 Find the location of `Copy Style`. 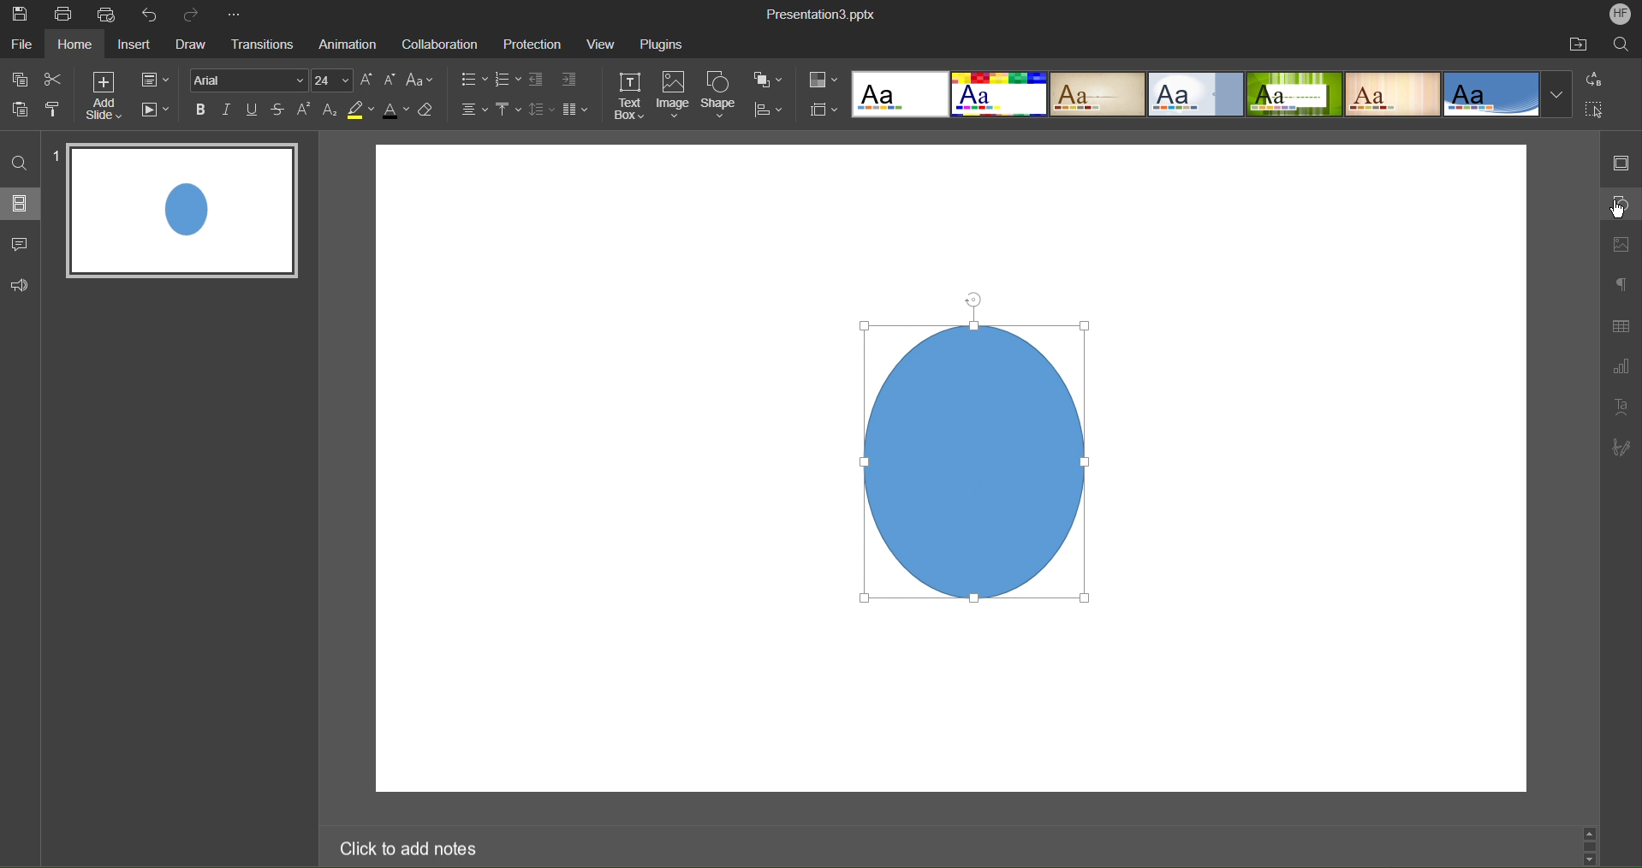

Copy Style is located at coordinates (54, 110).